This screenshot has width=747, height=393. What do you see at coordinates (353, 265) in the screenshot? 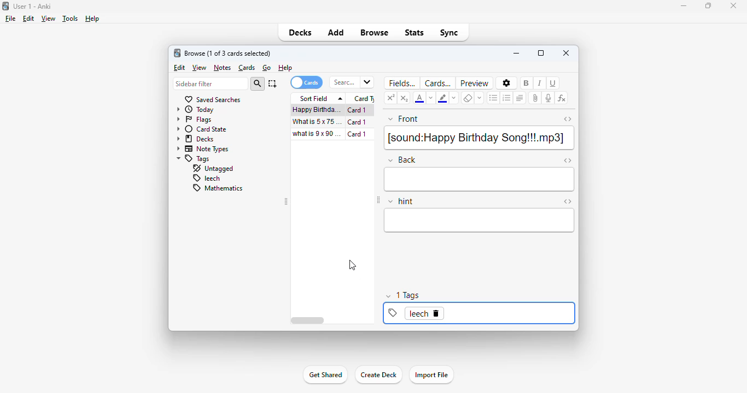
I see `cursor` at bounding box center [353, 265].